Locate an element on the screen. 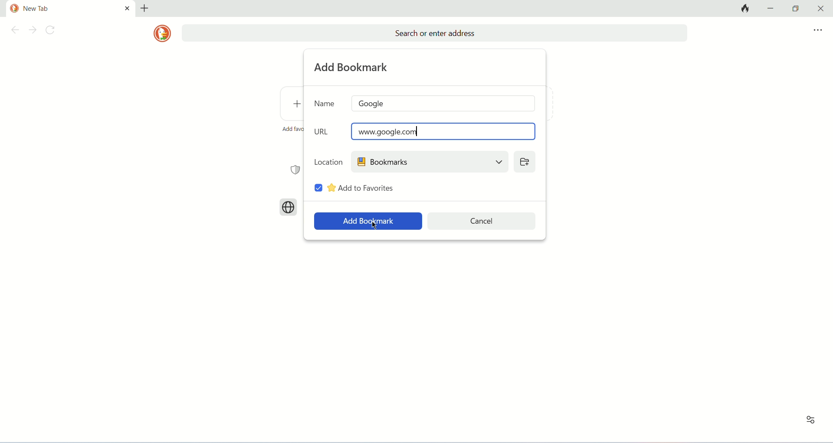  go forward is located at coordinates (33, 31).